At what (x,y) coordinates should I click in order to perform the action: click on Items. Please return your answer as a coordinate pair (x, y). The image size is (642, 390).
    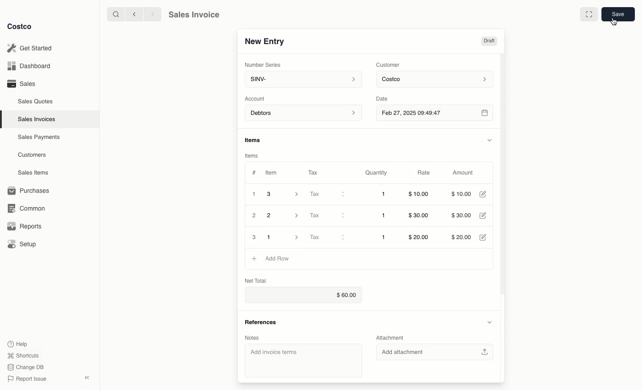
    Looking at the image, I should click on (253, 156).